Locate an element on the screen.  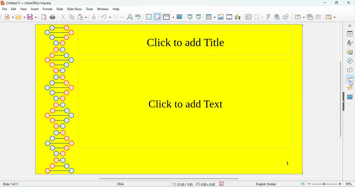
navigator is located at coordinates (349, 61).